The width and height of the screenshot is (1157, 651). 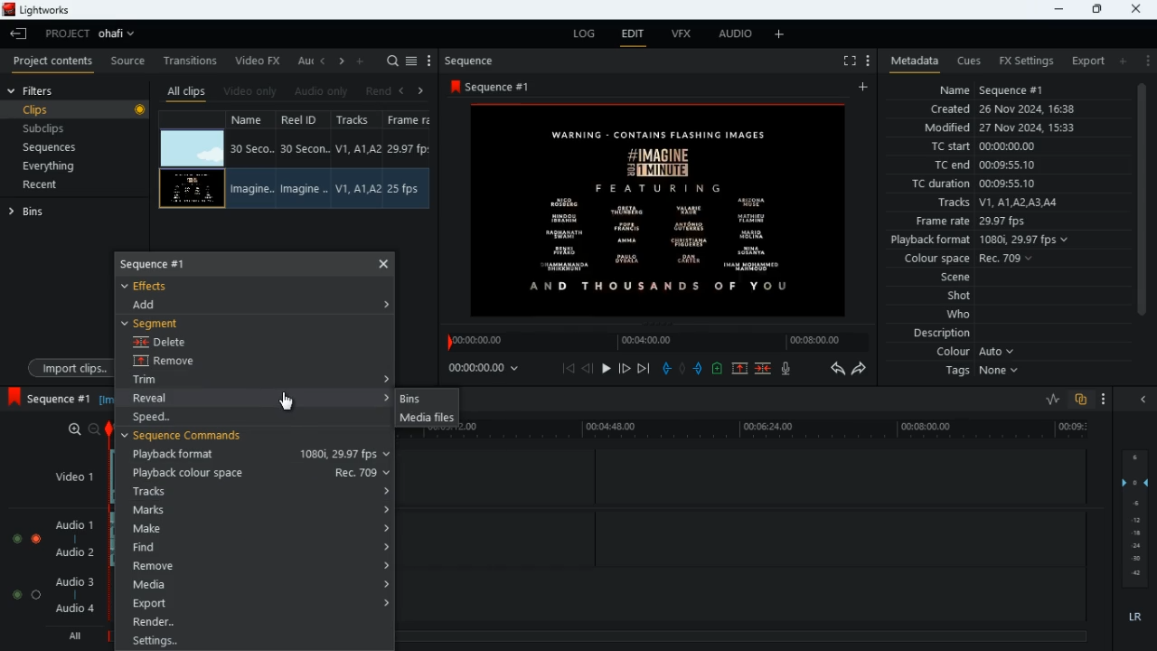 I want to click on transitions, so click(x=193, y=57).